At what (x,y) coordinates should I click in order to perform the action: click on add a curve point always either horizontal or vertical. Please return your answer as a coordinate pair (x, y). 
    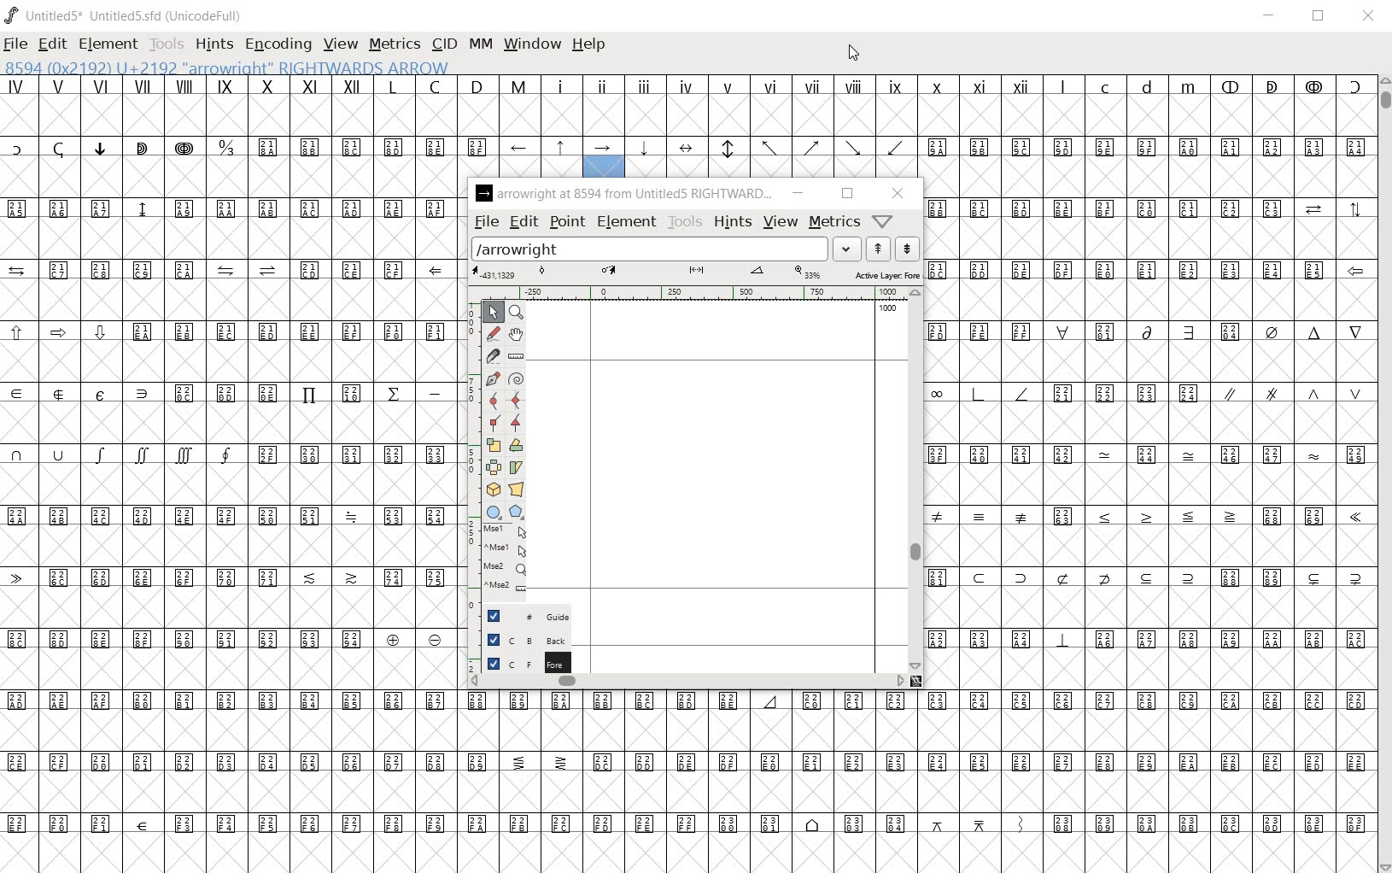
    Looking at the image, I should click on (518, 399).